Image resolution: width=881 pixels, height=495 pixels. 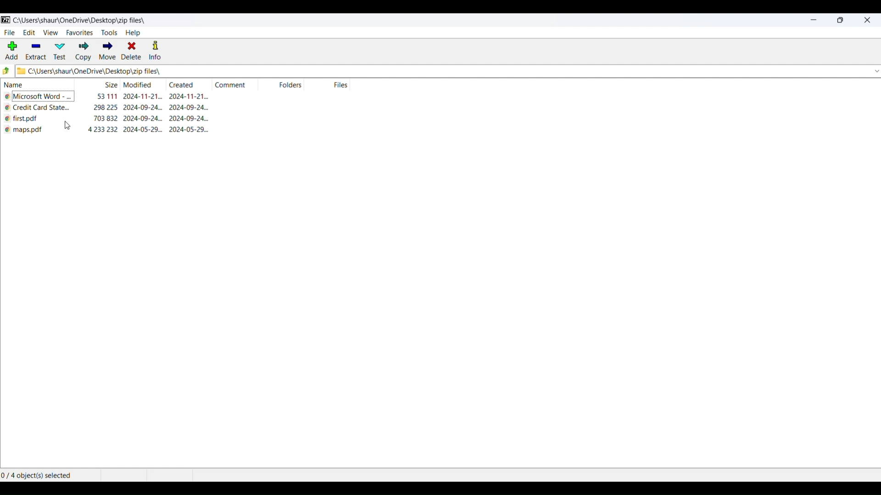 What do you see at coordinates (134, 33) in the screenshot?
I see `help` at bounding box center [134, 33].